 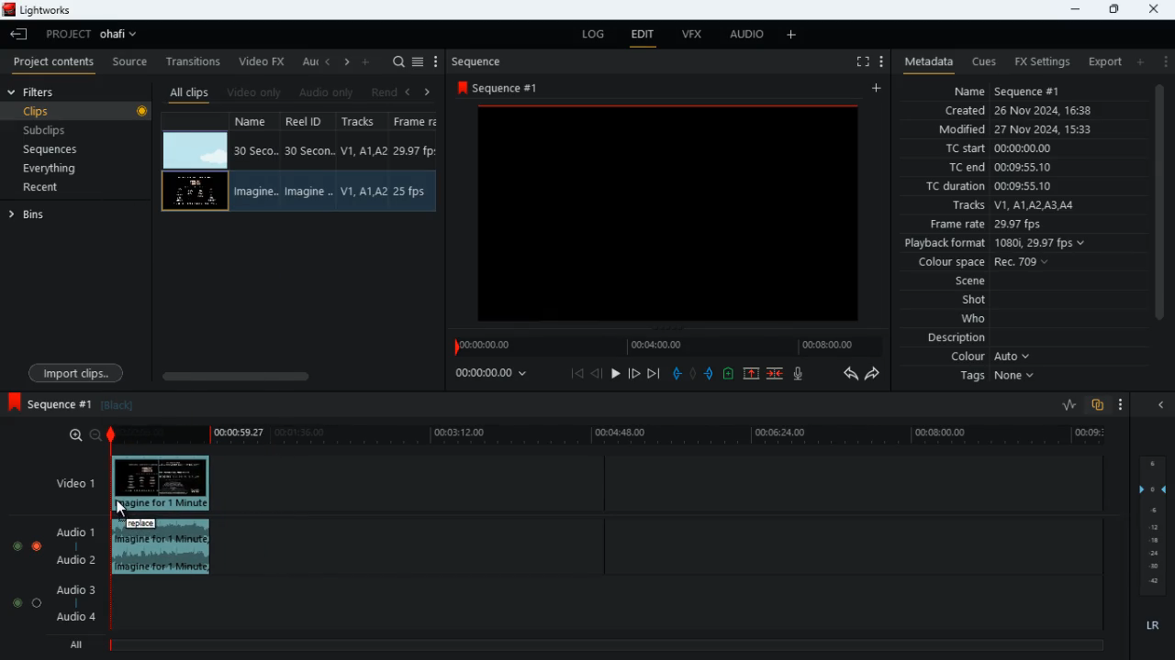 What do you see at coordinates (255, 91) in the screenshot?
I see `video only` at bounding box center [255, 91].